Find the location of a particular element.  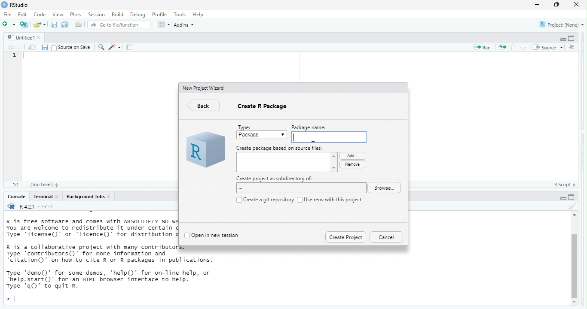

Create R Package is located at coordinates (264, 108).